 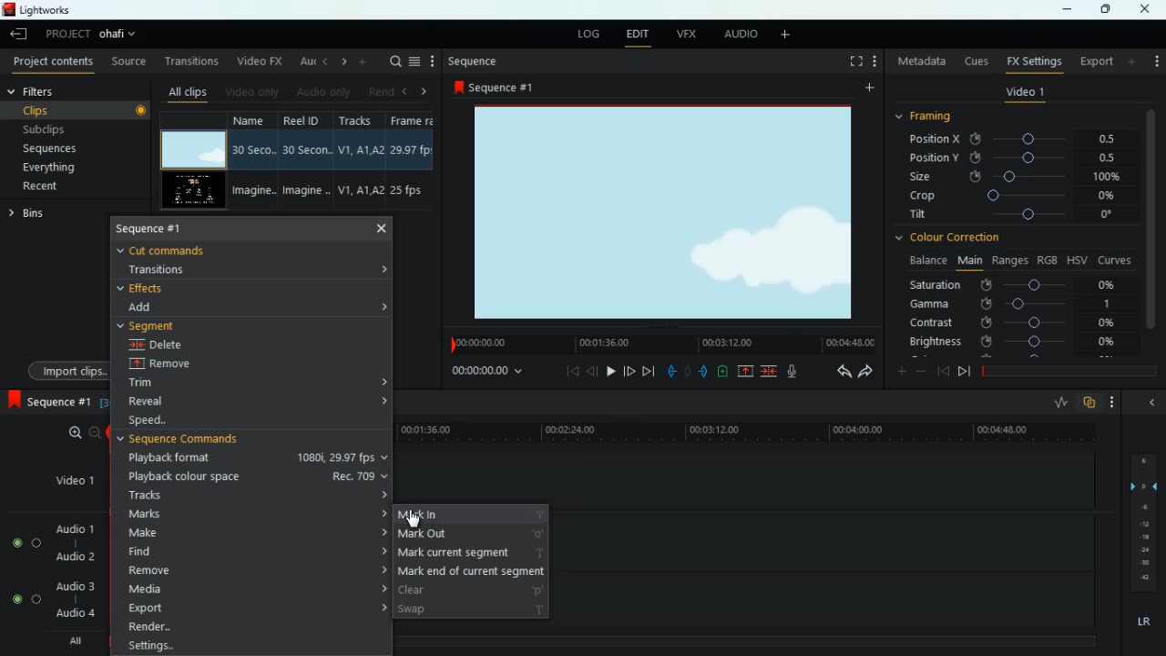 I want to click on video 1, so click(x=72, y=479).